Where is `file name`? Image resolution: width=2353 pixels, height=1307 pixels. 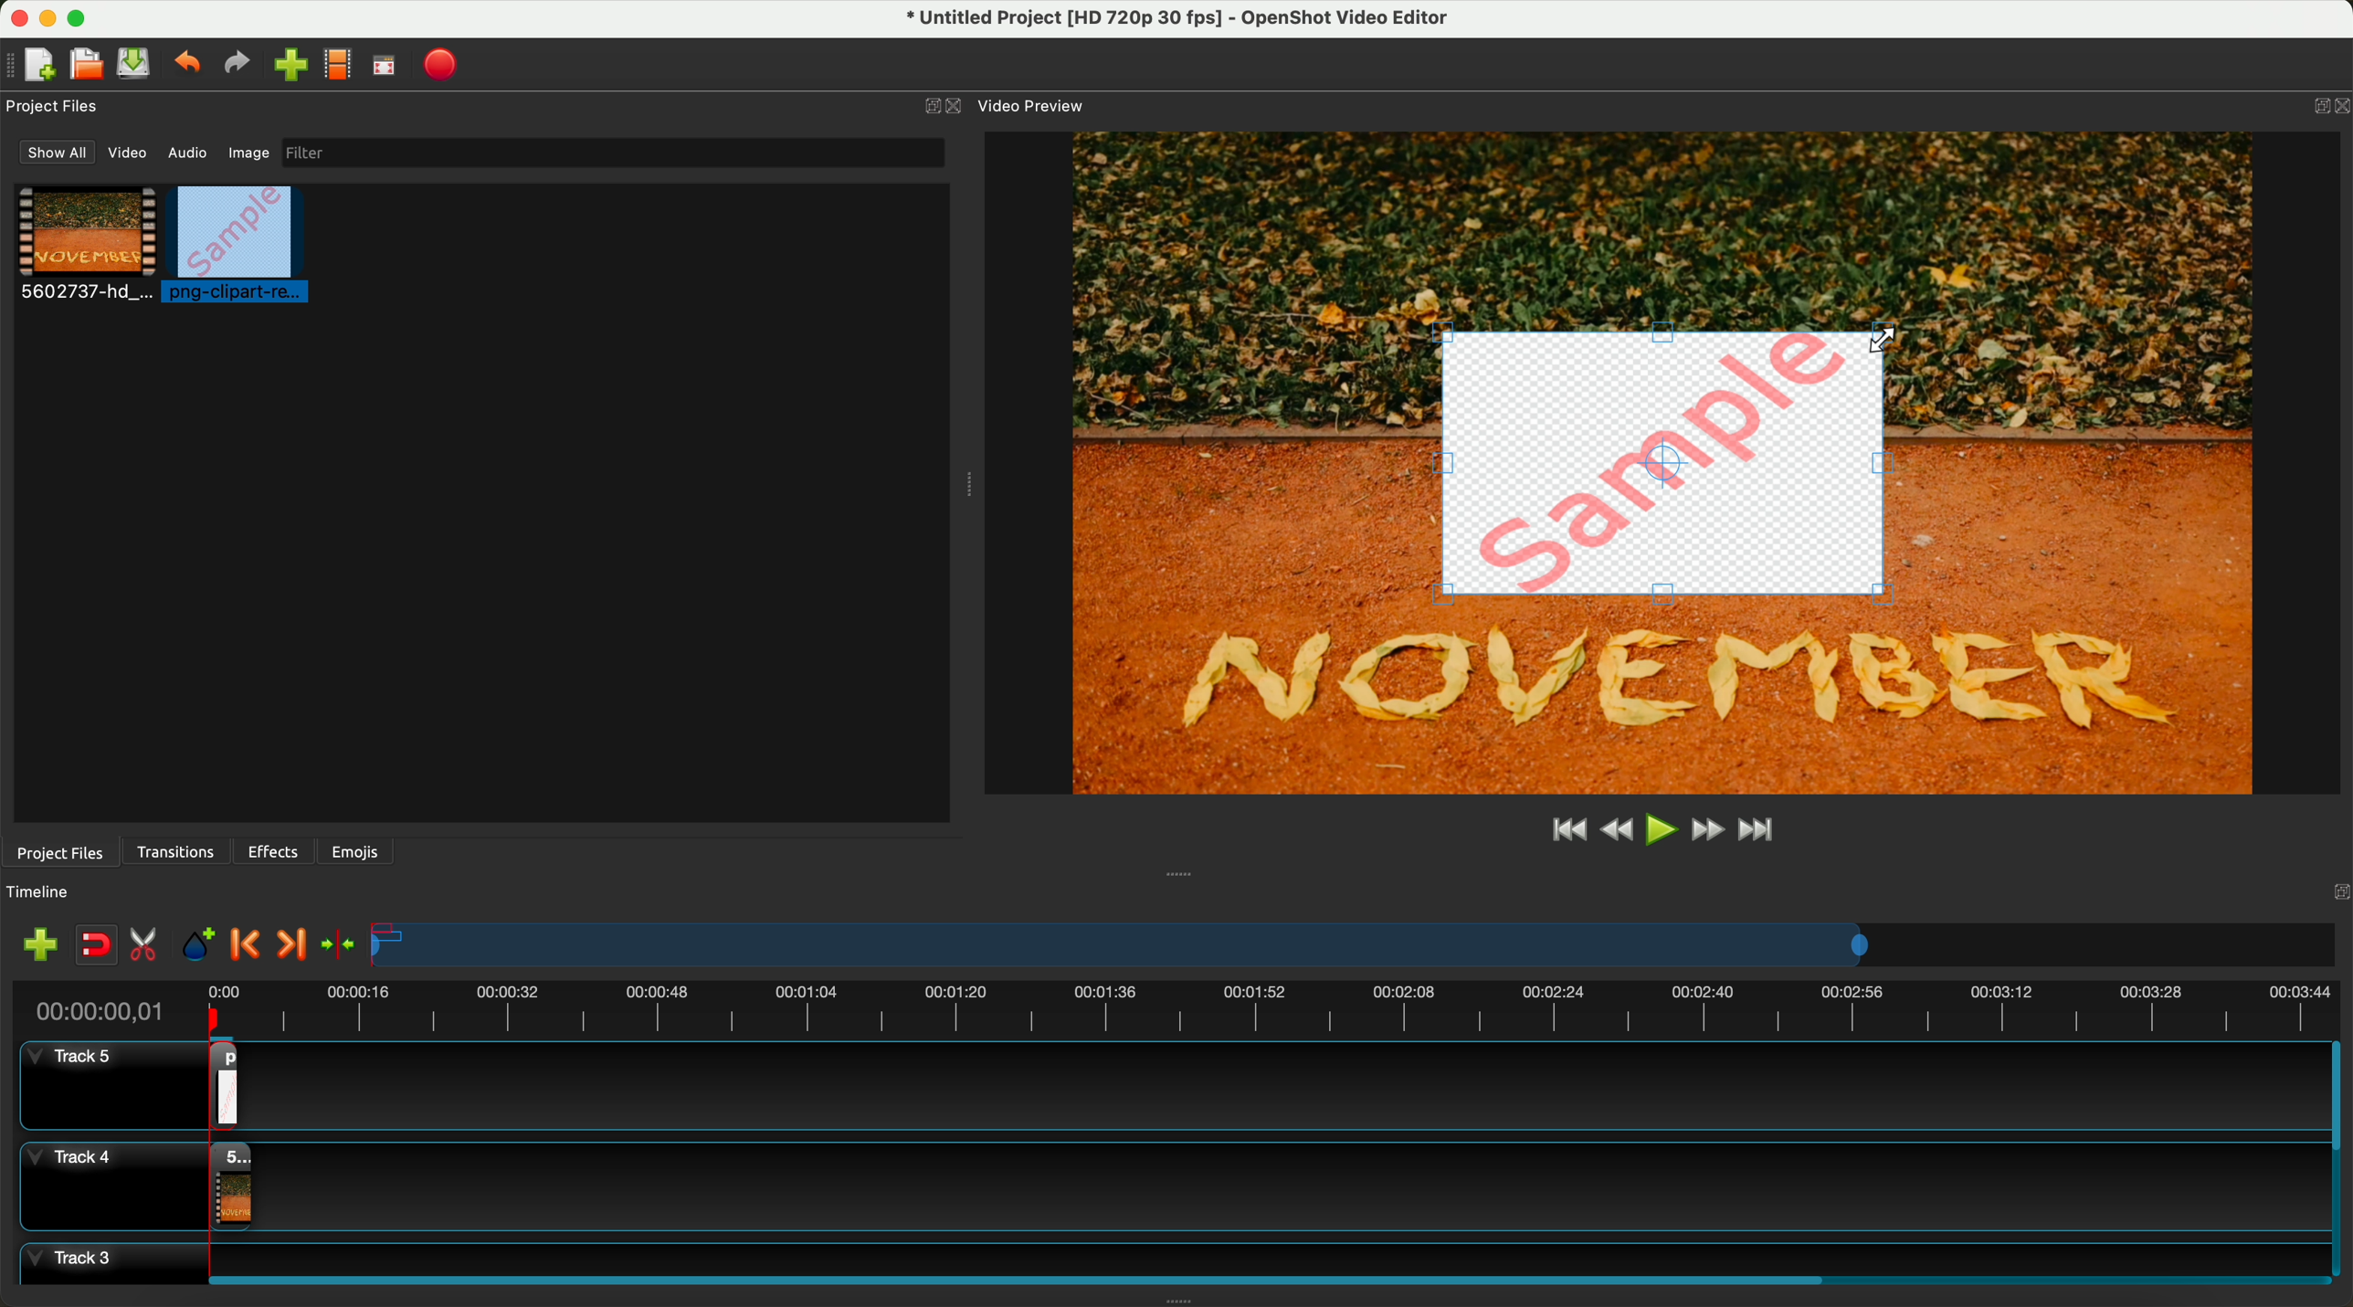
file name is located at coordinates (1166, 21).